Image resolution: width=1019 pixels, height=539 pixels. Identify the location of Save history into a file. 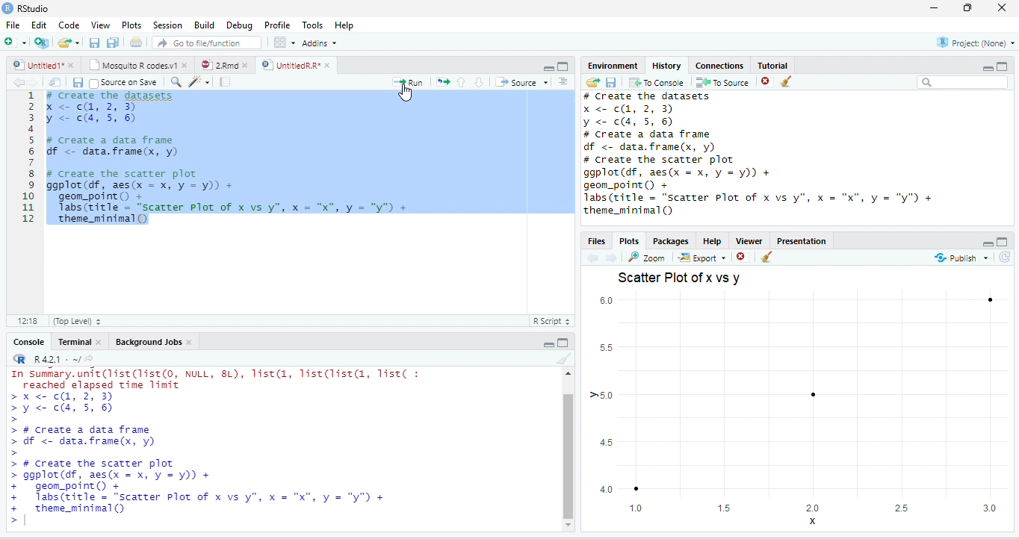
(611, 83).